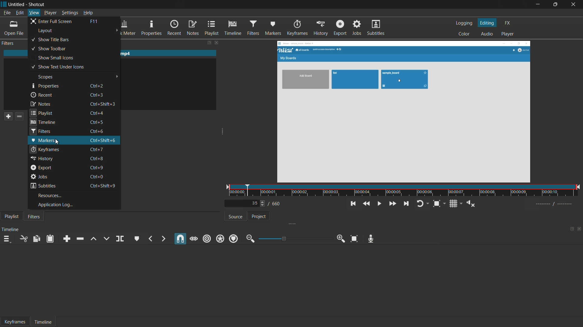 The image size is (583, 327). What do you see at coordinates (438, 204) in the screenshot?
I see `toggle zoom` at bounding box center [438, 204].